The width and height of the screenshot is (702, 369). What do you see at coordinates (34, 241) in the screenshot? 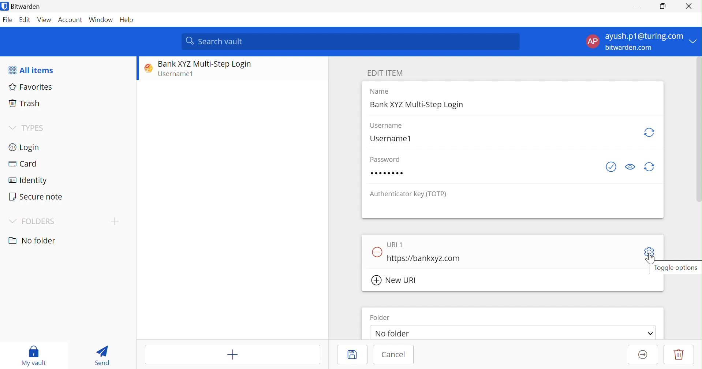
I see `No folder` at bounding box center [34, 241].